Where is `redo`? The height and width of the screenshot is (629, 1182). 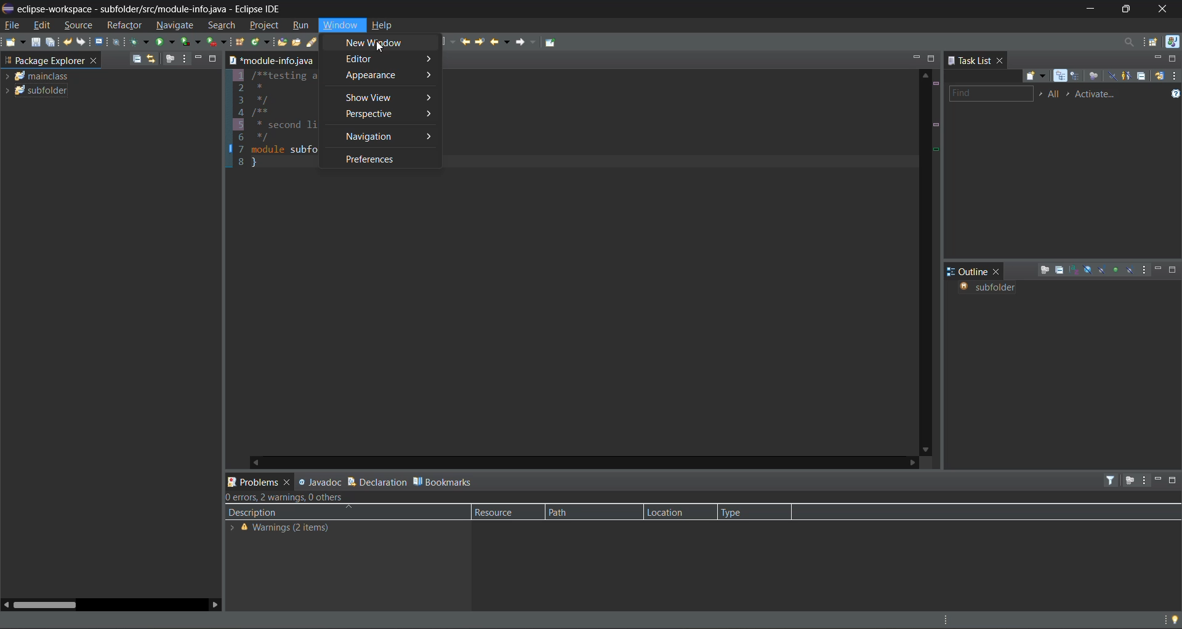 redo is located at coordinates (79, 42).